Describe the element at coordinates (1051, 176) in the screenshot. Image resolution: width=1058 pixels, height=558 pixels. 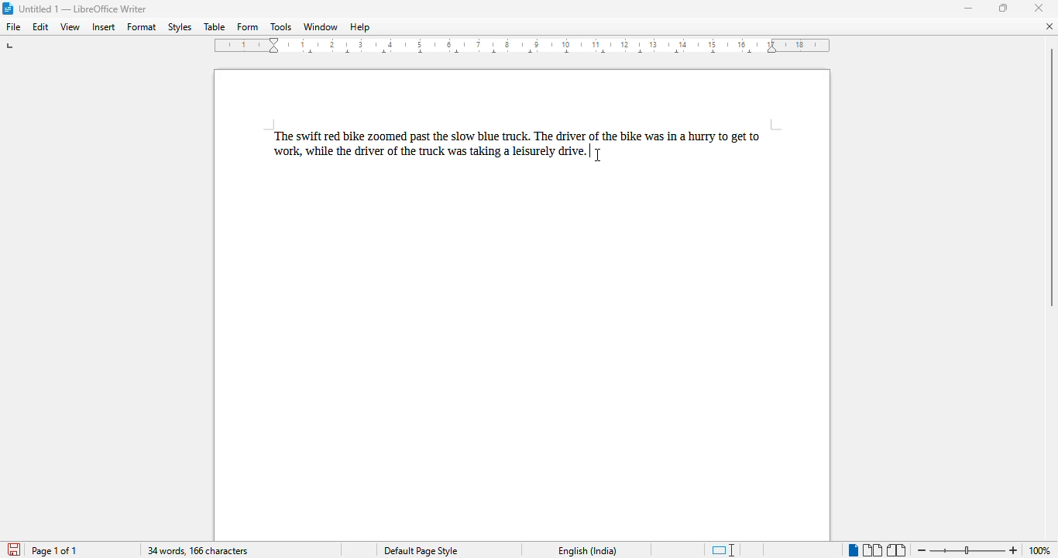
I see `Vertical scroll bar` at that location.